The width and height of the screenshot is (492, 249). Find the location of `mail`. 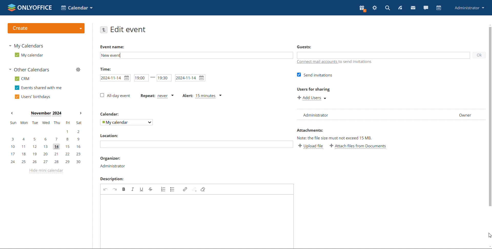

mail is located at coordinates (413, 8).